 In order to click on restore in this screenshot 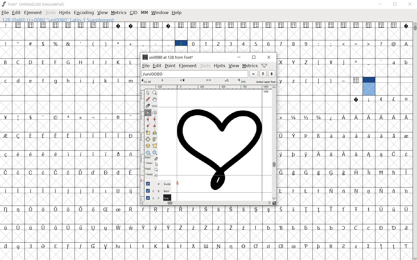, I will do `click(254, 57)`.